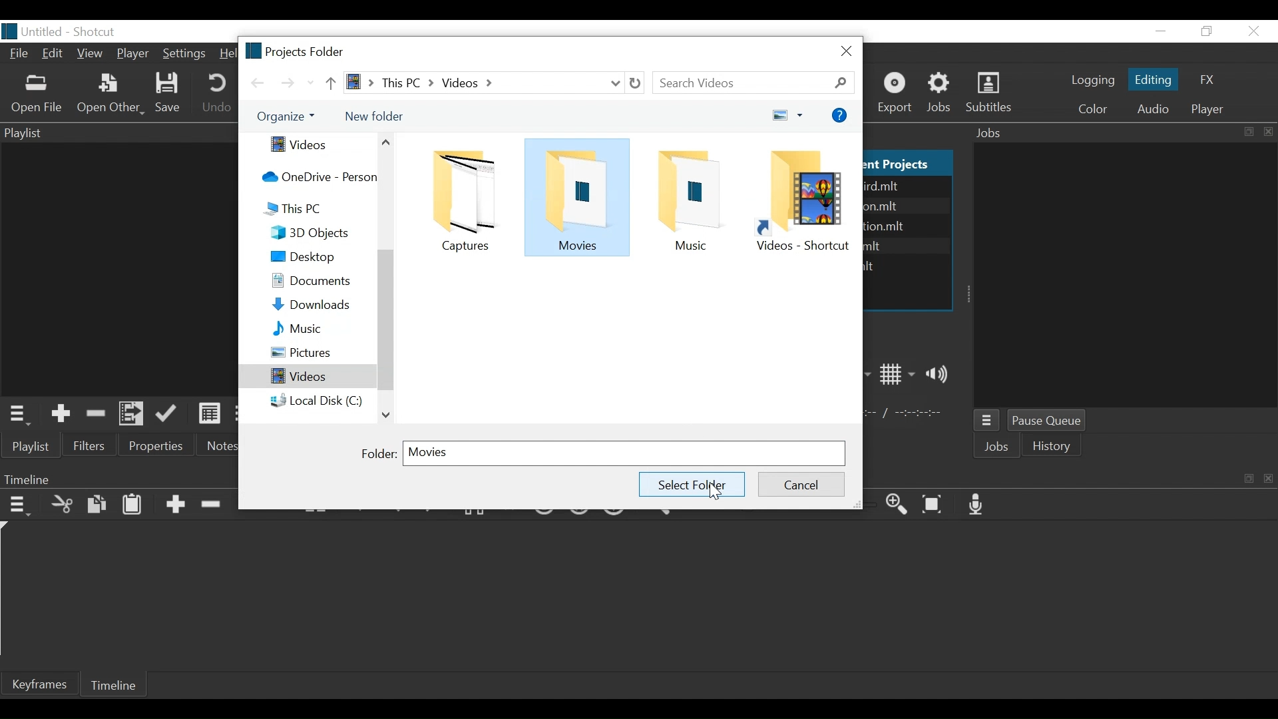 The width and height of the screenshot is (1278, 719). I want to click on Add files to the playlist, so click(134, 415).